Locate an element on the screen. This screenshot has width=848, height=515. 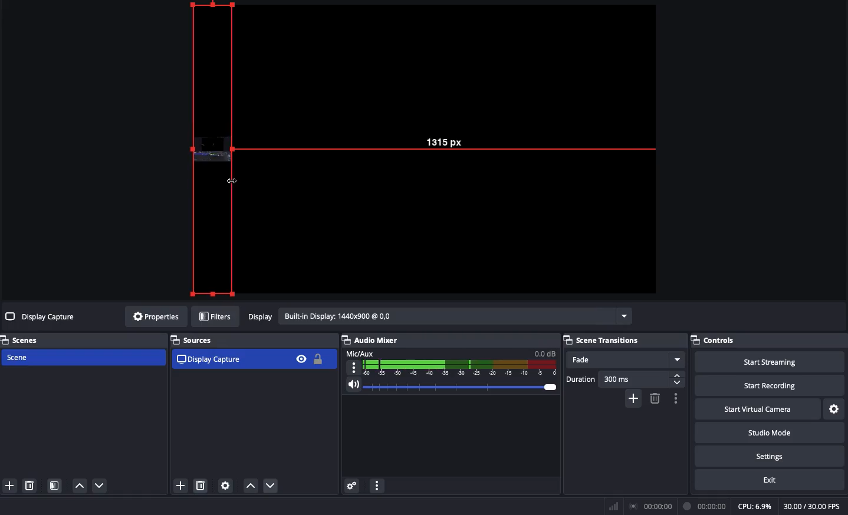
Advanced audio properties is located at coordinates (351, 487).